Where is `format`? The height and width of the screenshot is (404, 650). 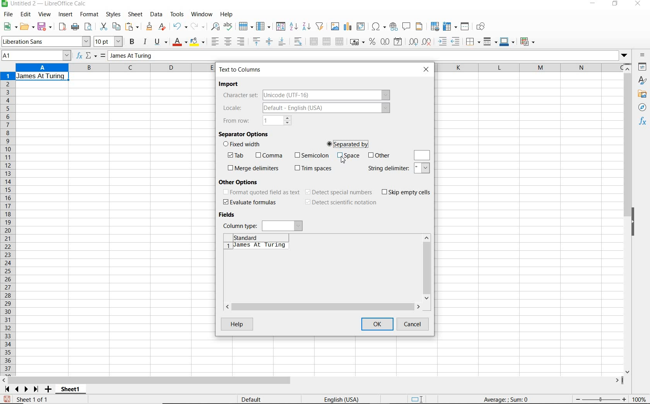 format is located at coordinates (90, 15).